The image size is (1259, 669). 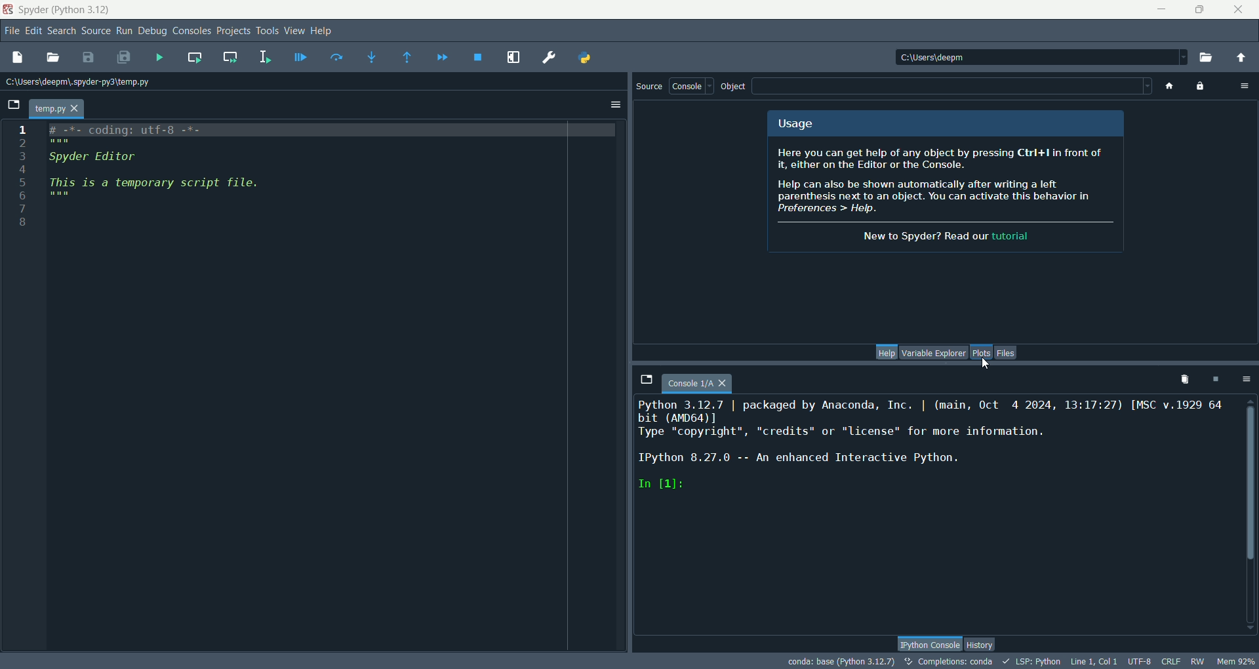 What do you see at coordinates (1182, 382) in the screenshot?
I see `remove` at bounding box center [1182, 382].